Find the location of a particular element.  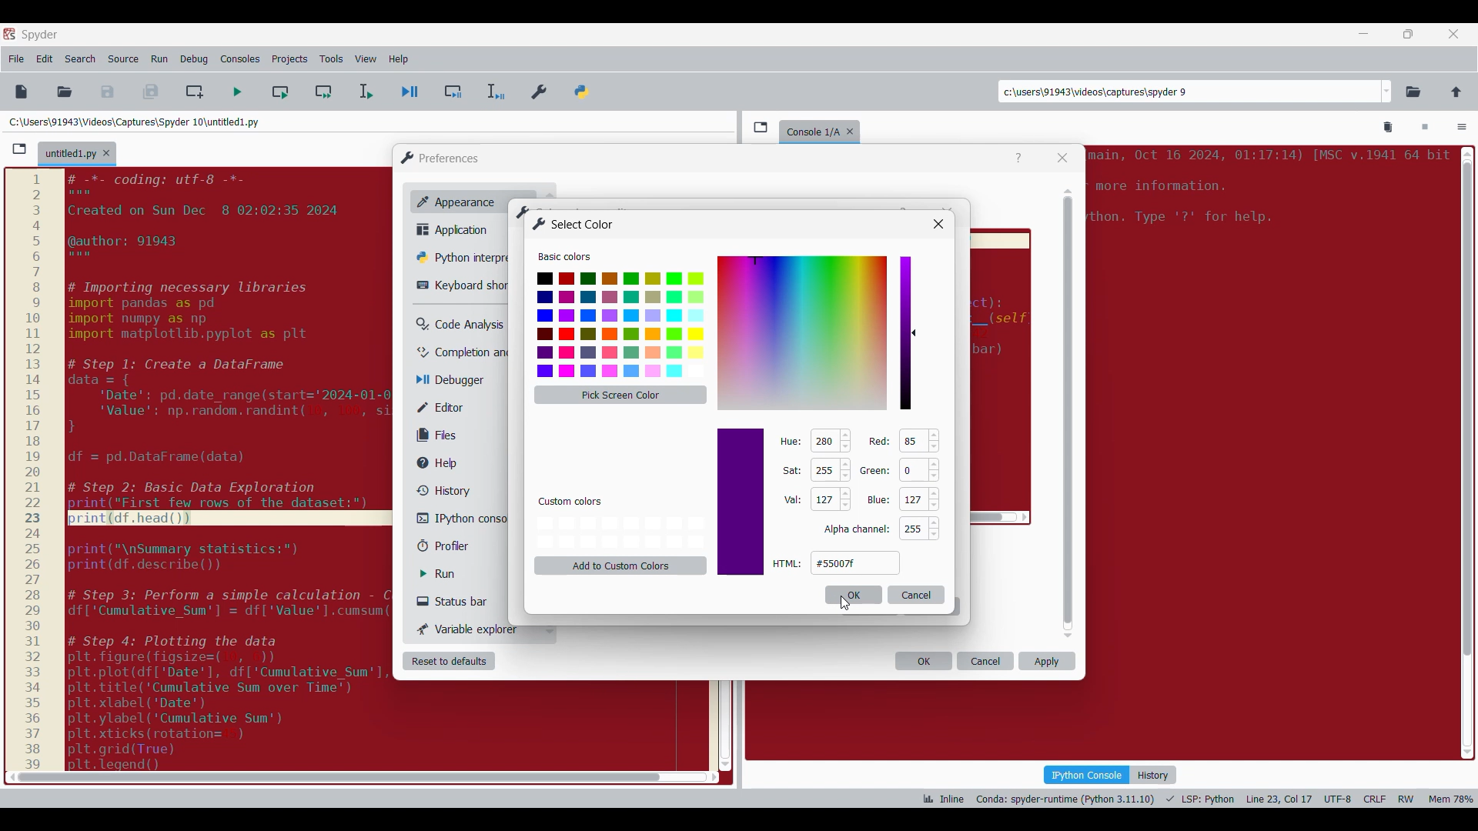

Software logo is located at coordinates (9, 33).